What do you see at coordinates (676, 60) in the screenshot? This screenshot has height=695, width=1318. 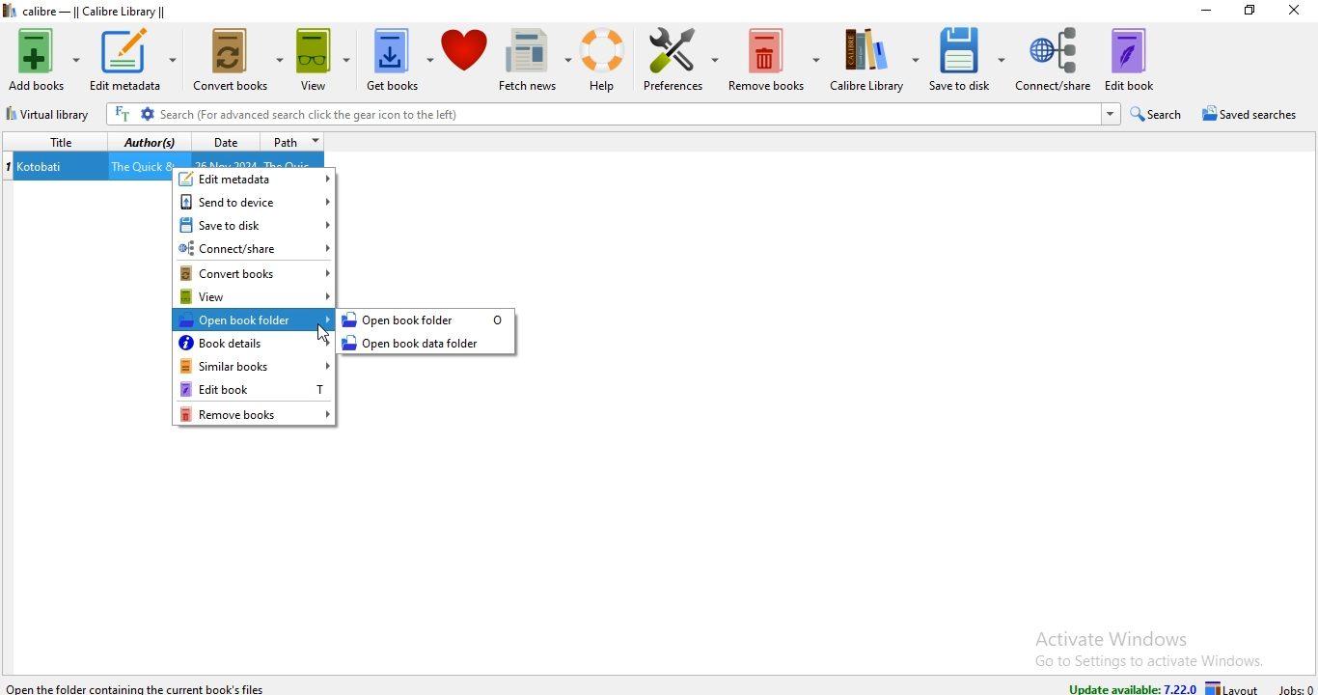 I see `preference` at bounding box center [676, 60].